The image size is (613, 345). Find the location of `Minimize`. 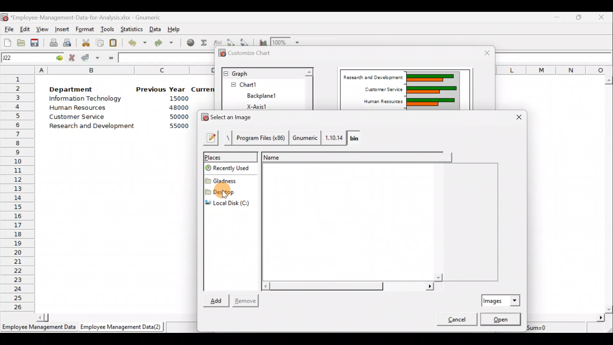

Minimize is located at coordinates (557, 18).